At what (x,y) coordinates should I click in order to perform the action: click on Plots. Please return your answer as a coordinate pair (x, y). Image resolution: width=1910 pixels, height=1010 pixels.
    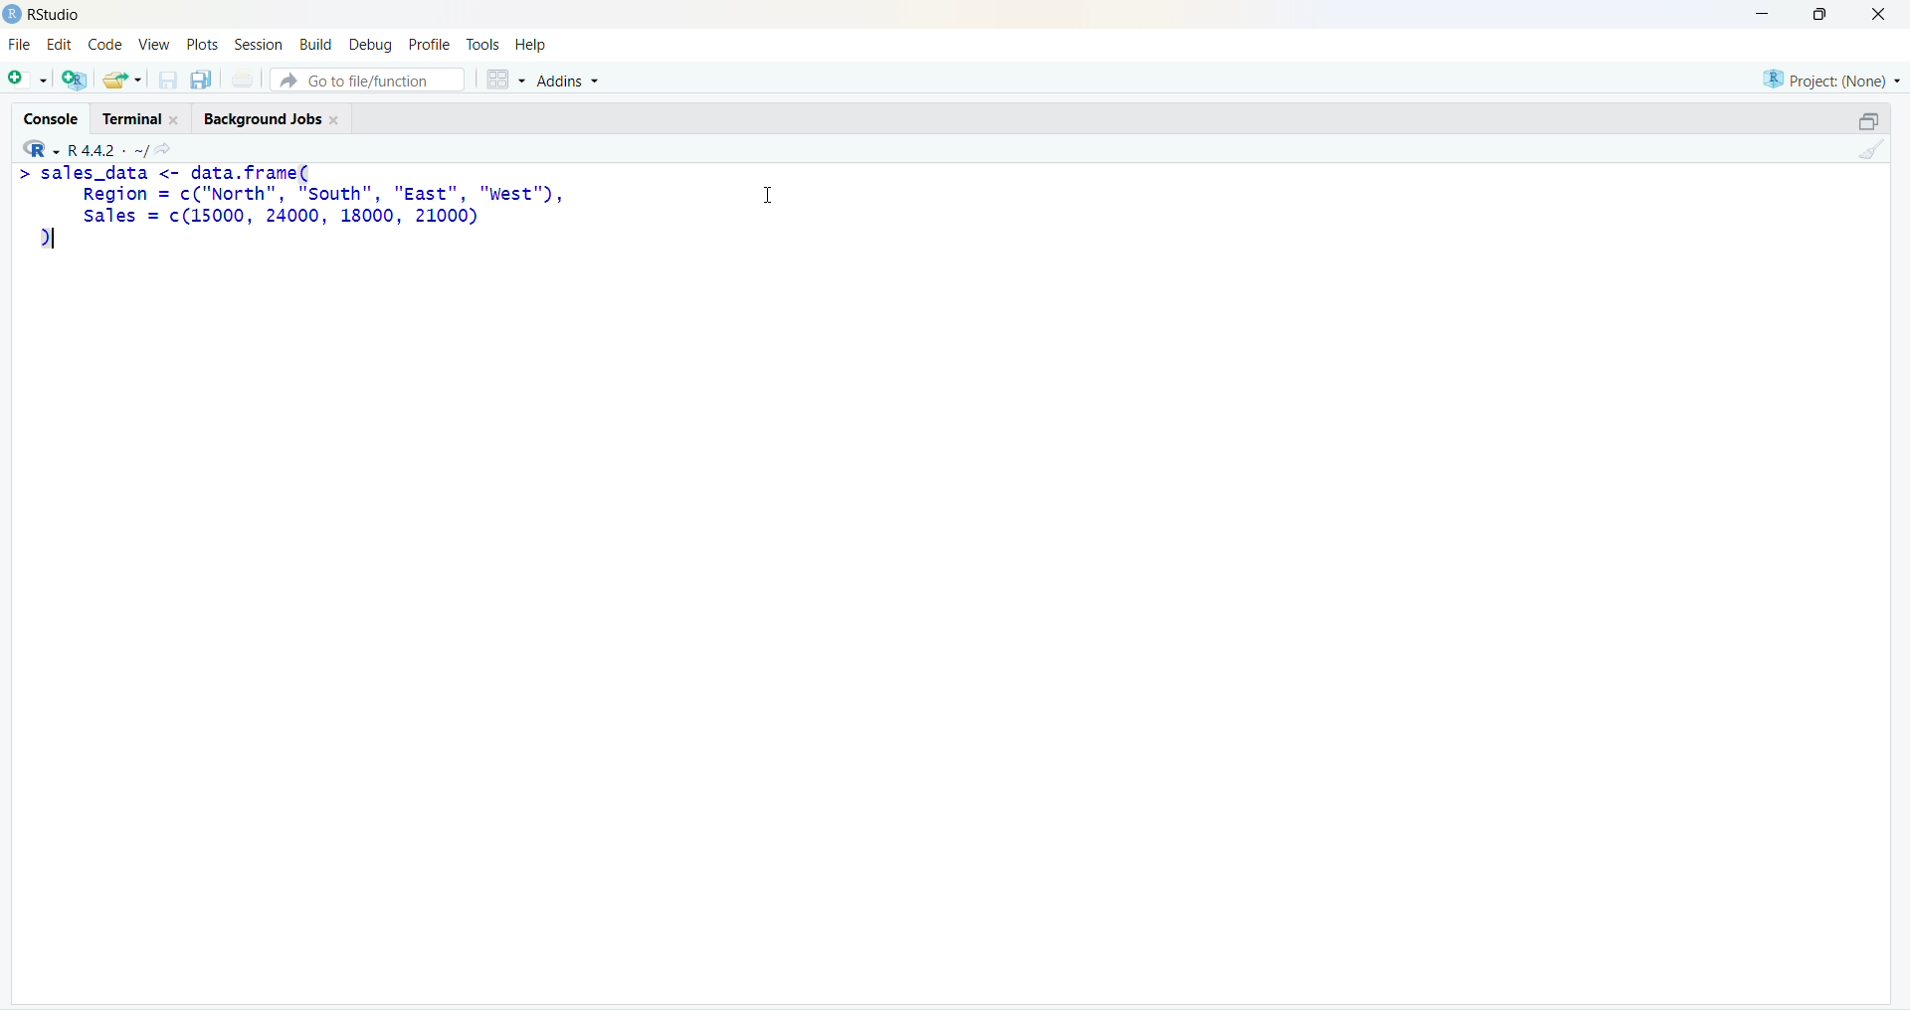
    Looking at the image, I should click on (202, 42).